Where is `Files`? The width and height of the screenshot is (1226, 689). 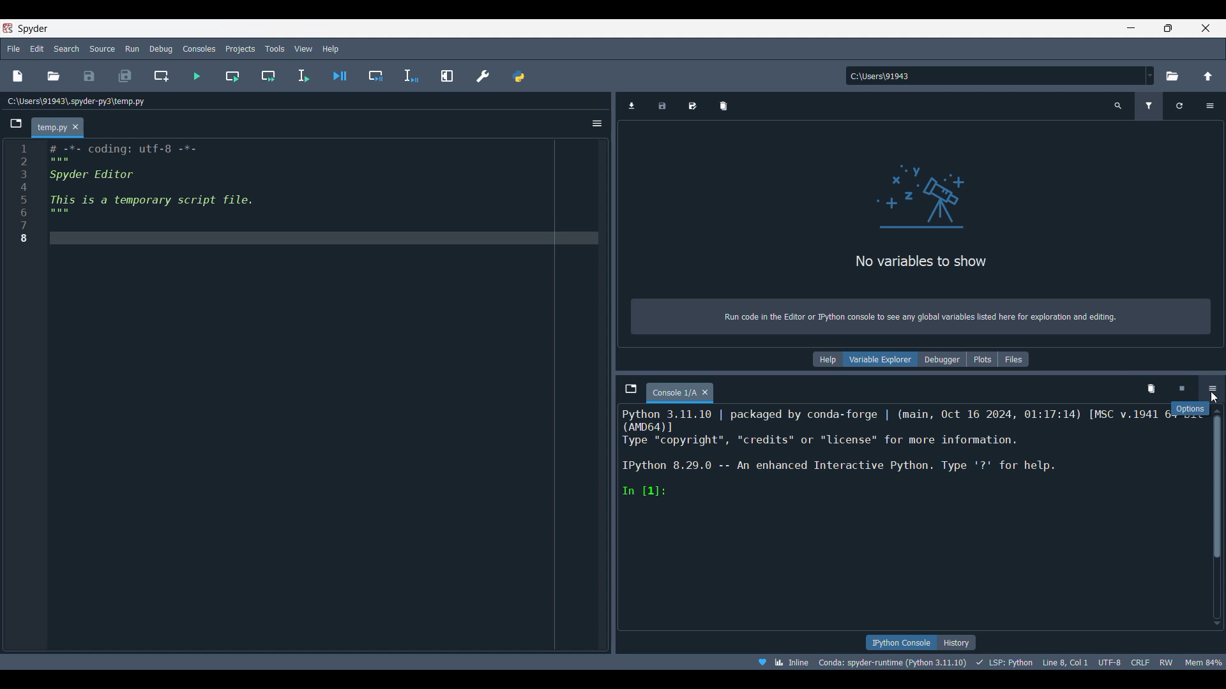
Files is located at coordinates (1013, 359).